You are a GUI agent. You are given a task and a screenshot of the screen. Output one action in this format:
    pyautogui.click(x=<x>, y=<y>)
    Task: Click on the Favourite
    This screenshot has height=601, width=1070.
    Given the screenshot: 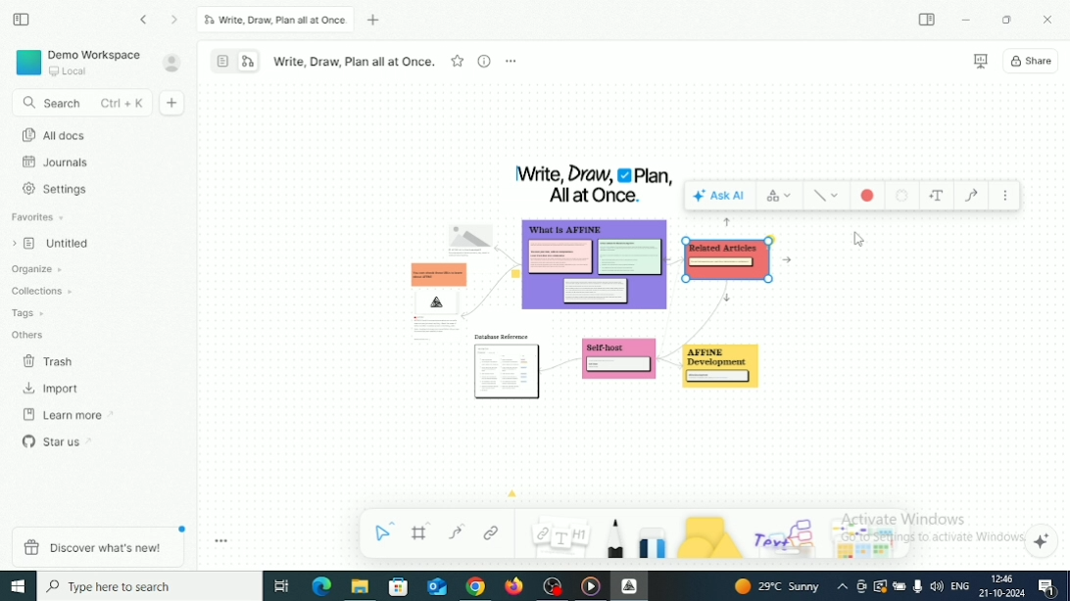 What is the action you would take?
    pyautogui.click(x=458, y=60)
    